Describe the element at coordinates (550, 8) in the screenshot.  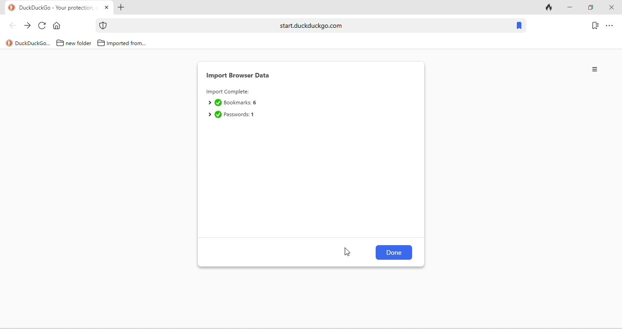
I see `track tab` at that location.